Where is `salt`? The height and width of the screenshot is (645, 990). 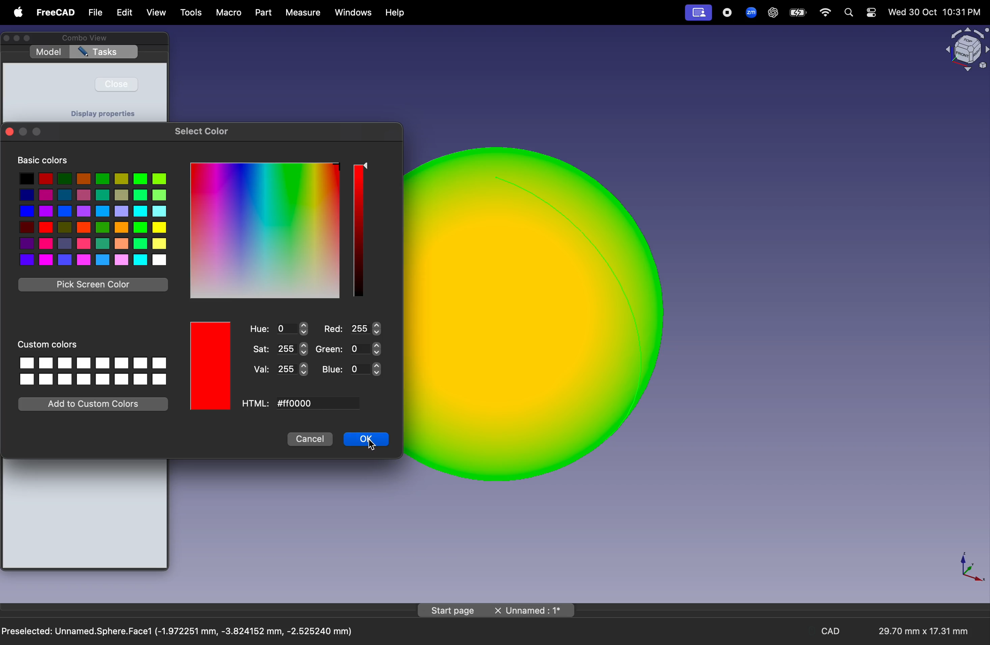 salt is located at coordinates (281, 348).